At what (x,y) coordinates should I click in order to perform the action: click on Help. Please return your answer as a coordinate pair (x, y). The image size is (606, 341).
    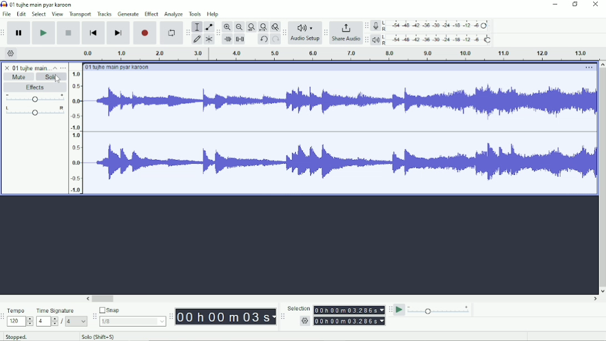
    Looking at the image, I should click on (213, 14).